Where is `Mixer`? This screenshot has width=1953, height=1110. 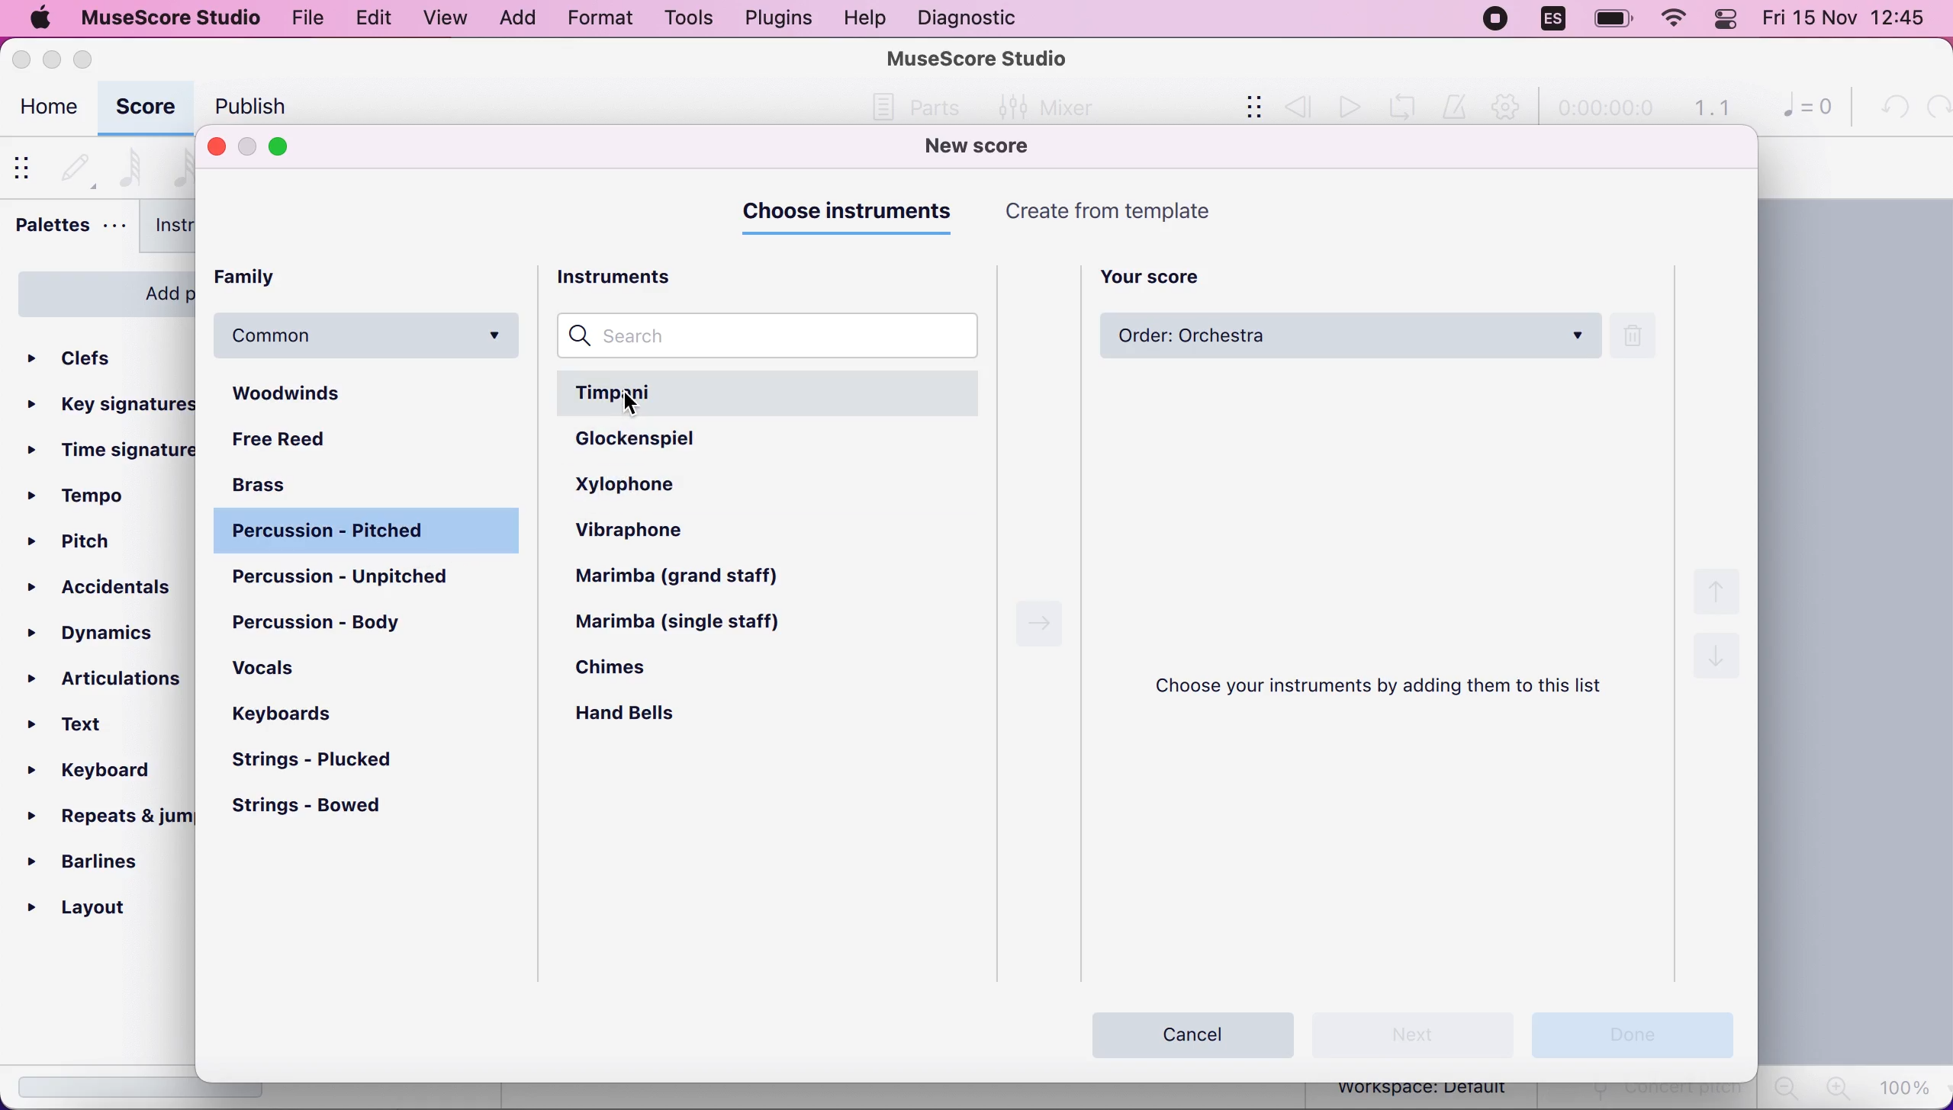 Mixer is located at coordinates (1041, 105).